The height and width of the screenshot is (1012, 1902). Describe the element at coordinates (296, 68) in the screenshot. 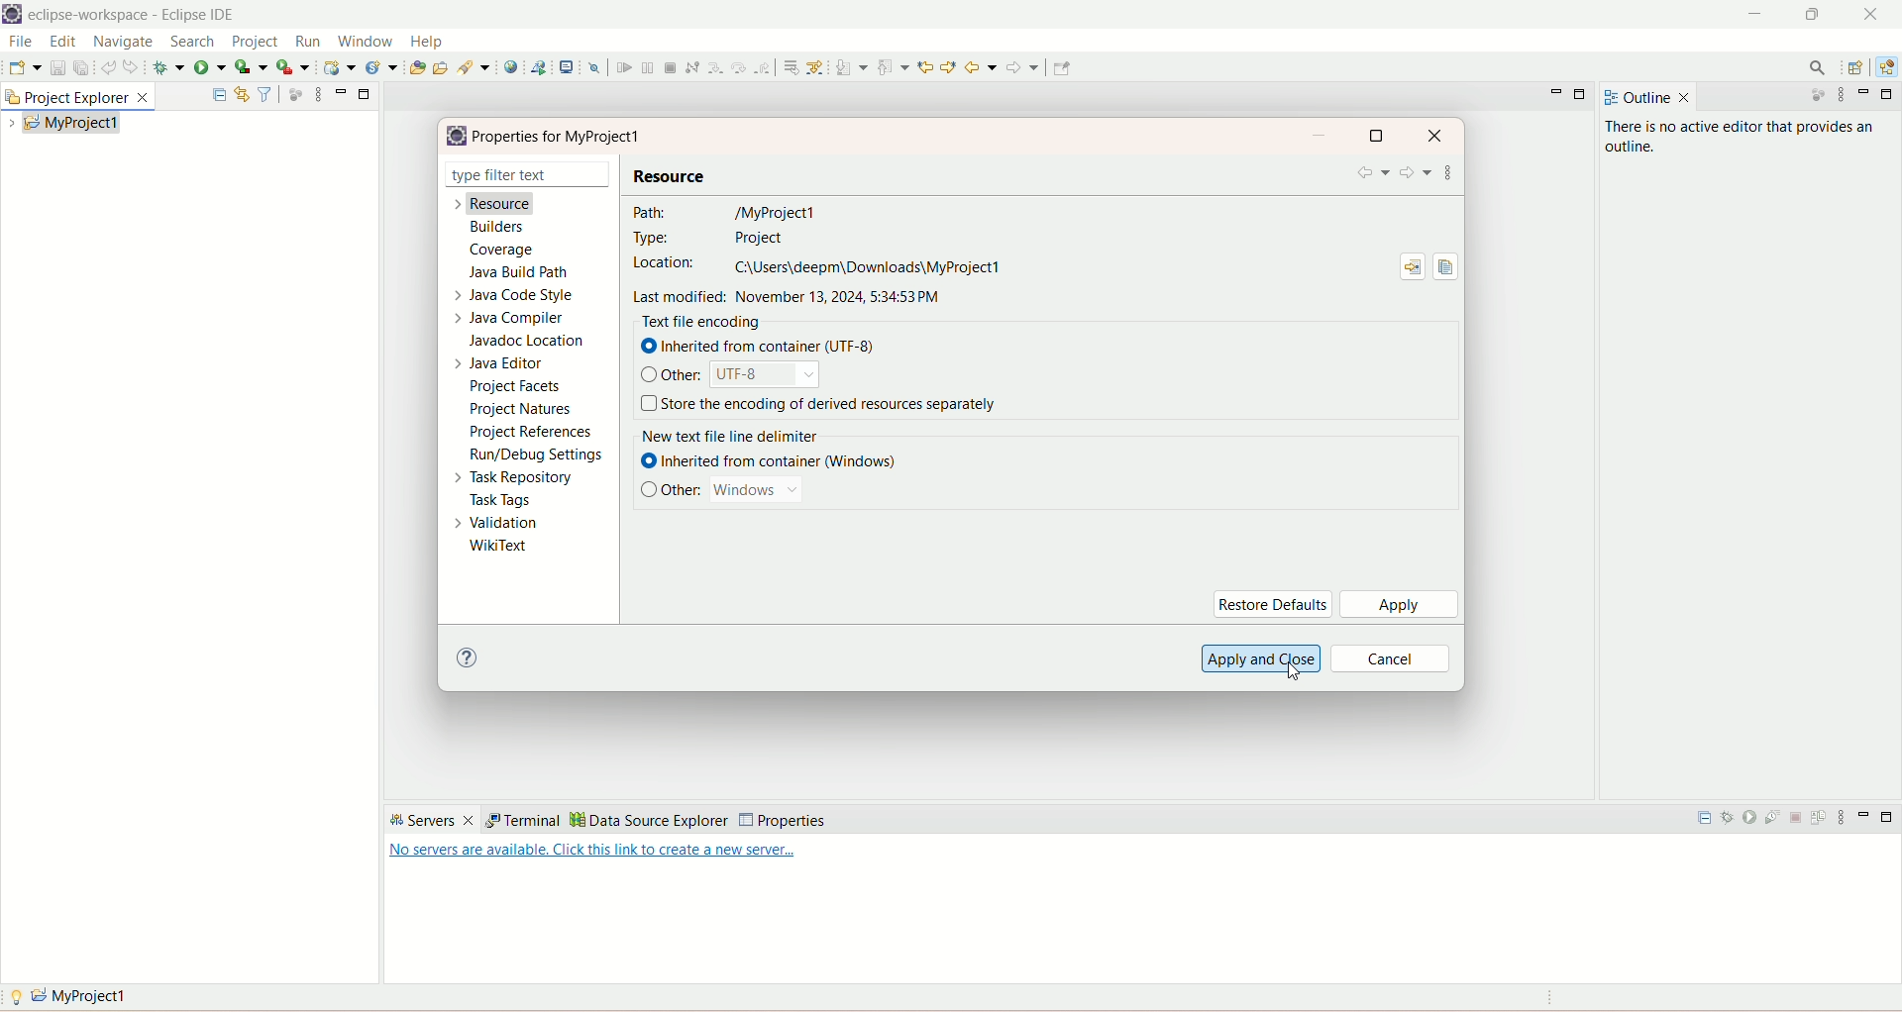

I see `run last tool` at that location.